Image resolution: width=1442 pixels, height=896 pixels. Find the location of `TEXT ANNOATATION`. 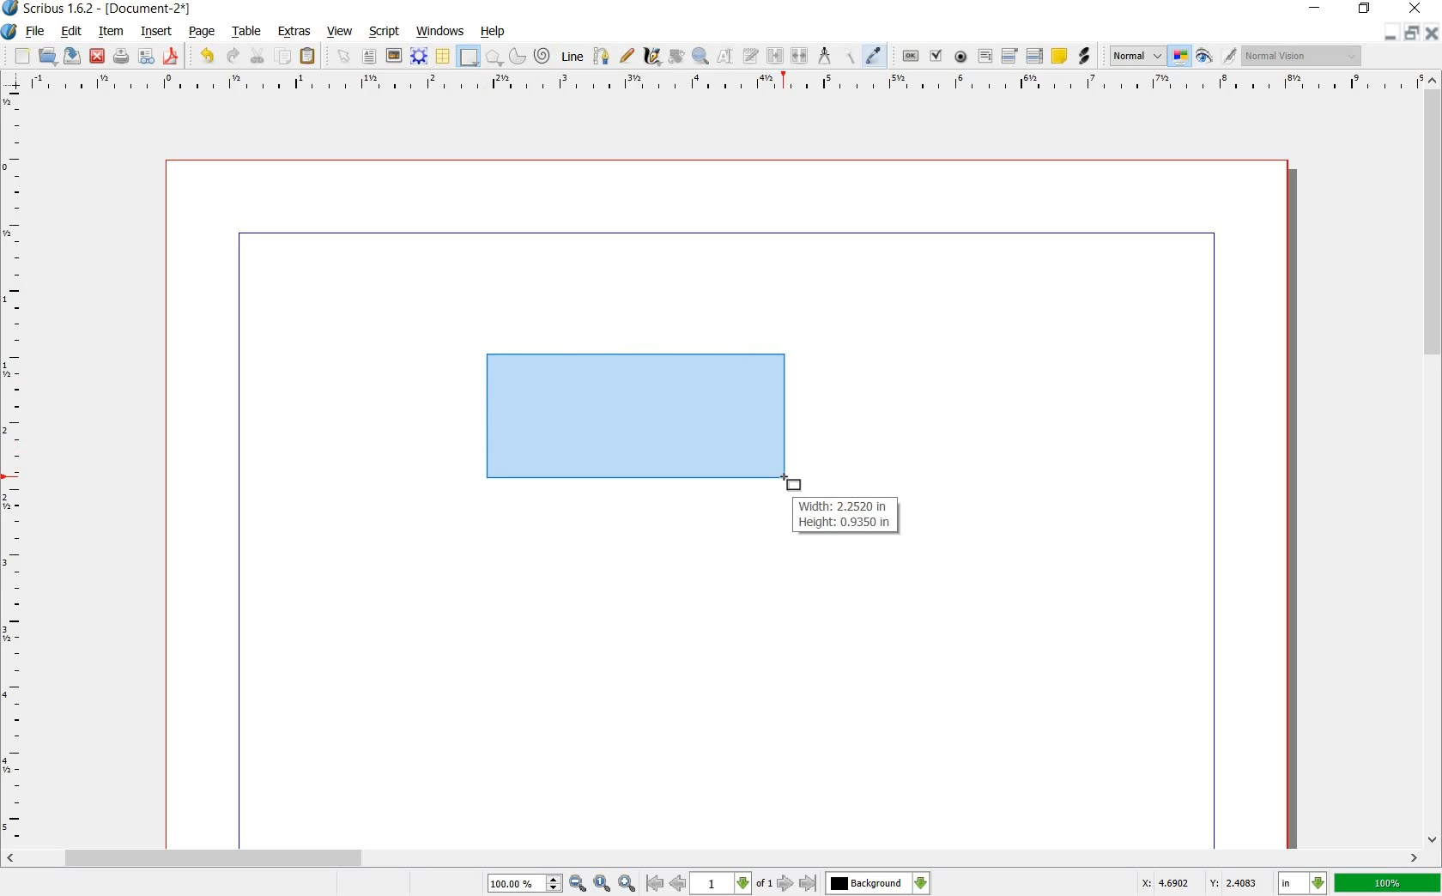

TEXT ANNOATATION is located at coordinates (1058, 57).